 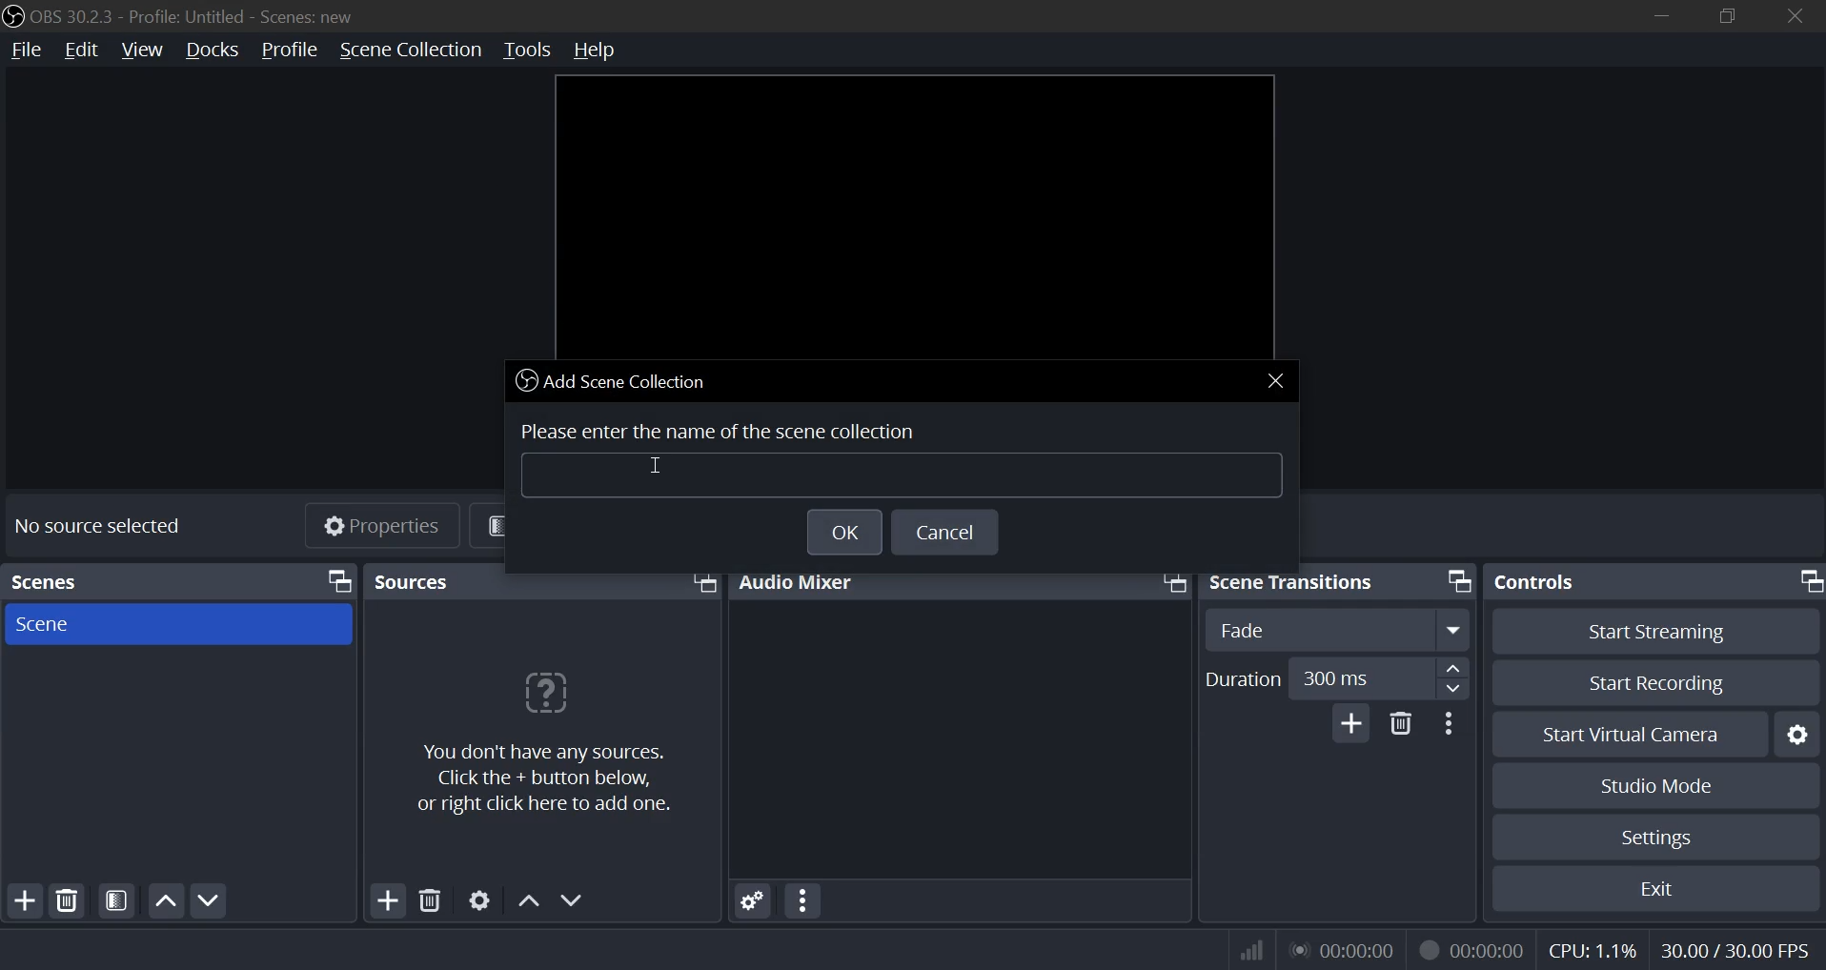 I want to click on settings, so click(x=748, y=899).